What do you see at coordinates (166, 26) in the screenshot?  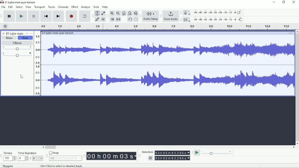 I see `Audio duration` at bounding box center [166, 26].